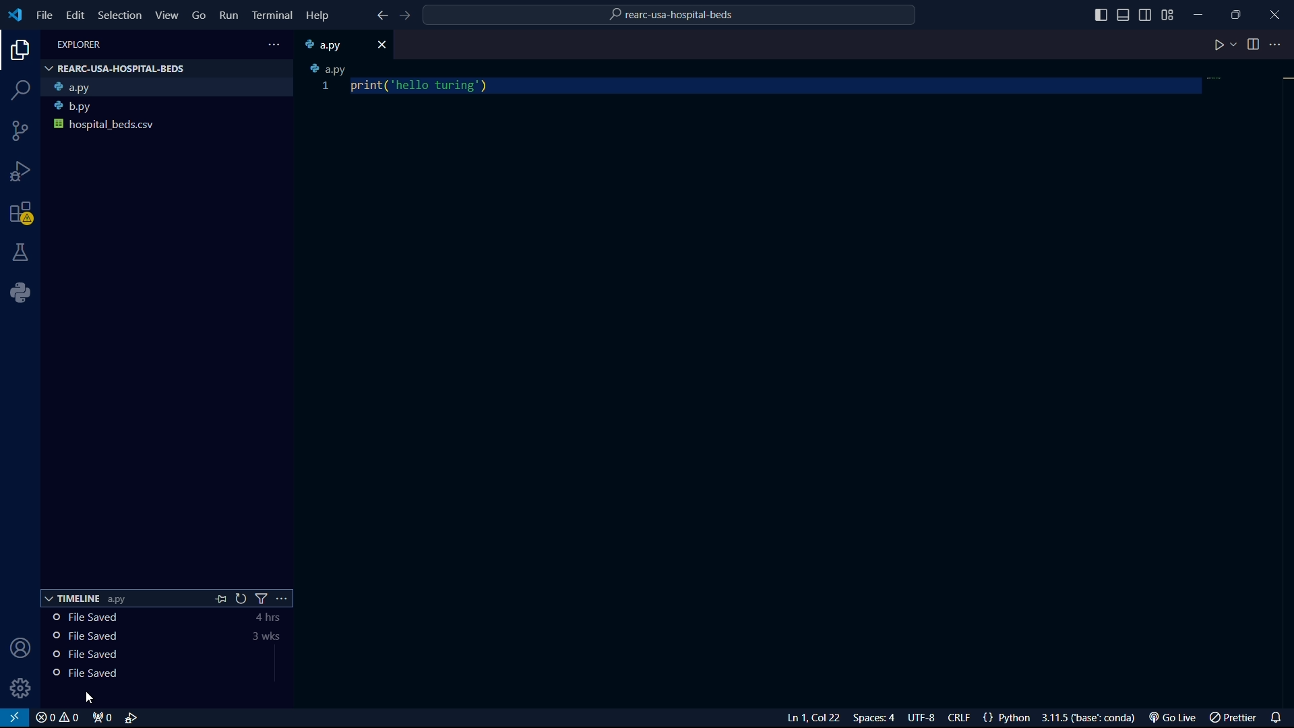 The image size is (1294, 728). What do you see at coordinates (20, 291) in the screenshot?
I see `python` at bounding box center [20, 291].